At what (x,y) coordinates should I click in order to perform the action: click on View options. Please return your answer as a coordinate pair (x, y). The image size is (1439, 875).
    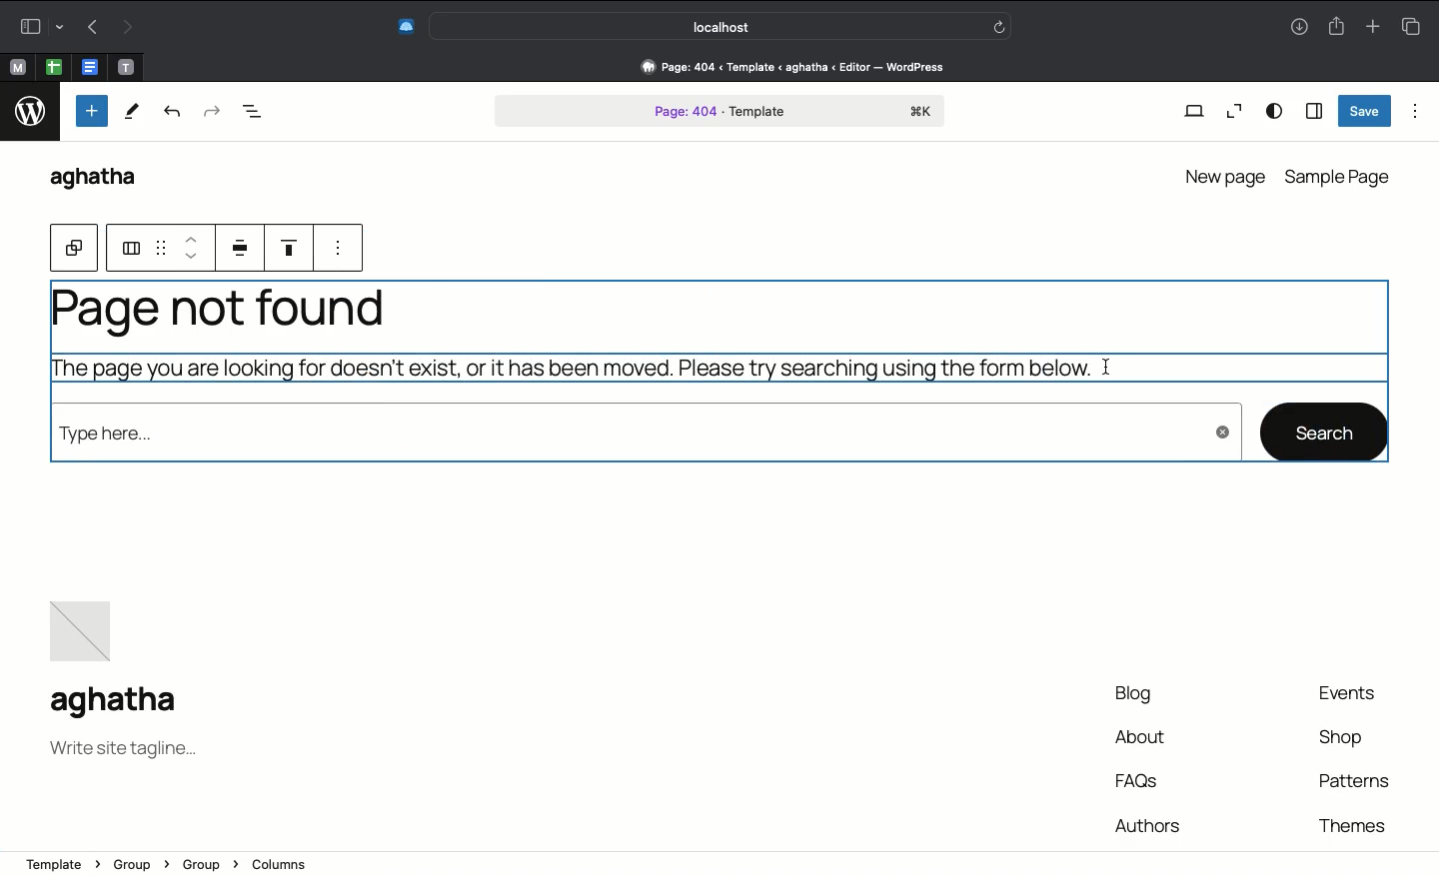
    Looking at the image, I should click on (1275, 112).